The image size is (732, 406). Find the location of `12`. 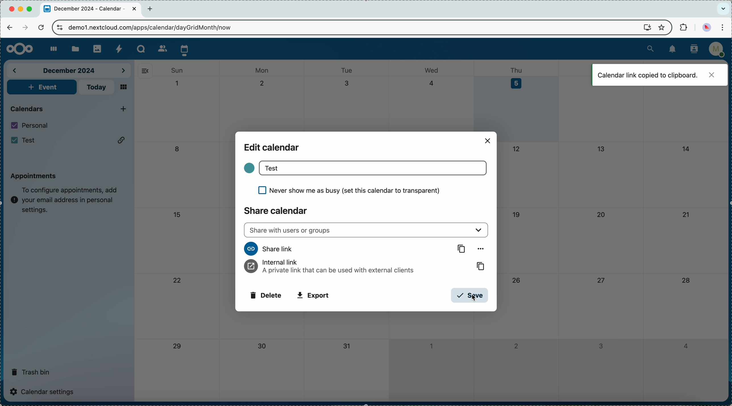

12 is located at coordinates (517, 149).